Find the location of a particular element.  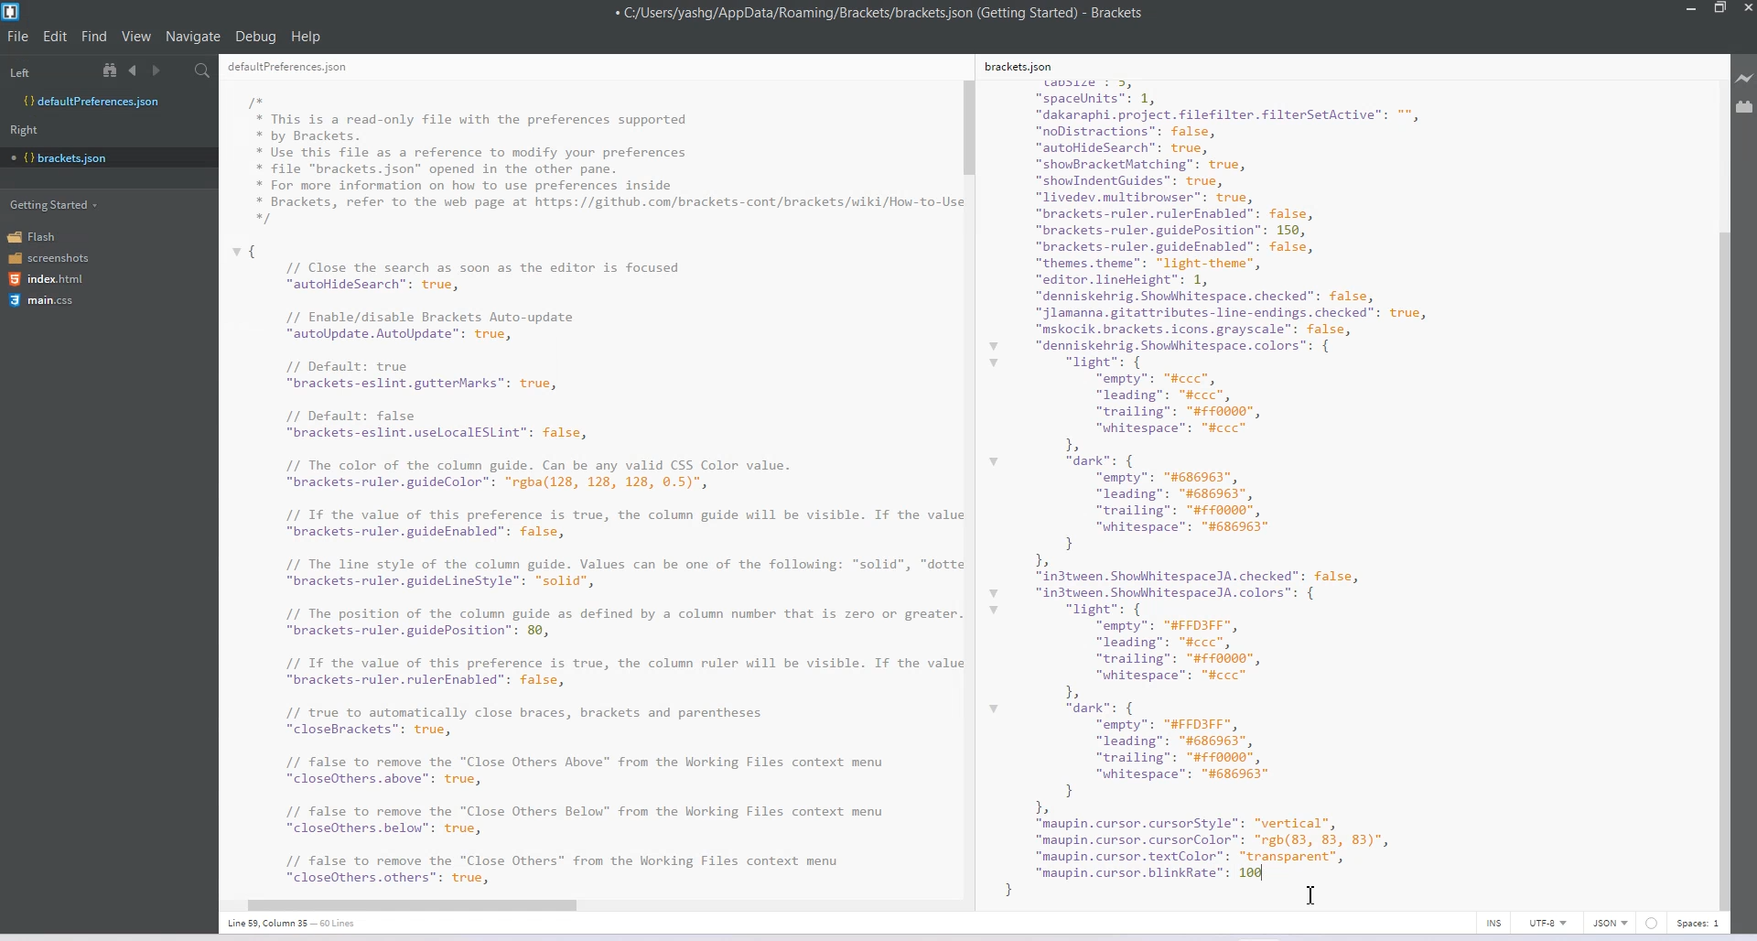

RE I
I”
* This is a read-only file with the preferences supported
* by Brackets.
* Use this file as a reference to modify your preferences
* file "brackets.json" opened in the other pane.
* For more information on how to use preferences inside
* Brackets, refer to the web page at https://github.com/brackets-cont/brackets/wiki/How-to-U:
*/
{
// Close the search as soon as the editor is focused
“autoHideSearch”: true,
// Enable/disable Brackets Auto-update
“autoUpdate. AutoUpdate”: true,
// Default: true
“brackets-eslint.gutterMarks": true,
// Default: false
“brackets-eslint.uselocalESLint": false,
// The color of the column guide. Can be any valid CSS Color value.
“brackets-ruler.guideColor": "rgba(128, 128, 128, ©.5)",
// Tf the value of this preference is true, the column guide will be visible. If the val:
“brackets-ruler.guideEnabled": false,
// The line style of the column guide. Values can be one of the following: “solid”, "dott
“brackets-ruler.guidelineStyle": "solid",
// The position of the column guide as defined by a column number that is zero or greater
“brackets-ruler.guidePosition": 89,
// Tf the value of this preference is true, the column ruler will be visible. If the val:
“brackets-ruler.rulerEnabled": false,
// true to automatically close braces, brackets and parentheses
“closeBrackets": true,
// false to remove the "Close Others Above” from the Working Files context menu
“closeOthers.above": true,
// false to remove the "Close Others Below” from the Working Files context menu
“closeOthers.below": true,
// false to remove the "Close Others” from the Working Files context menu
"closeOthers.others”: true, is located at coordinates (589, 474).